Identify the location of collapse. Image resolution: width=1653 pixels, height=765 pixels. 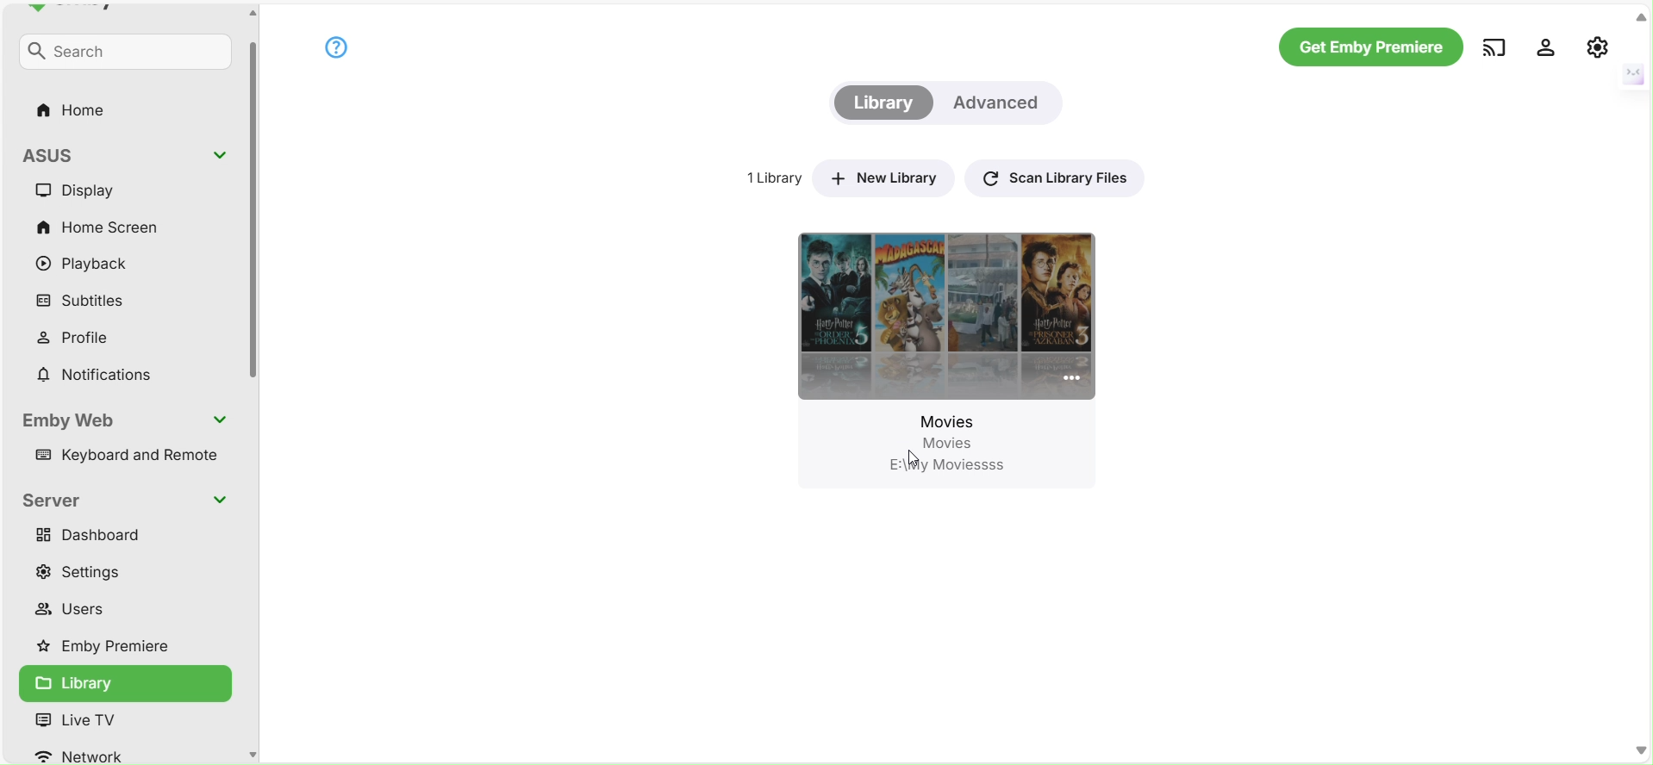
(1641, 17).